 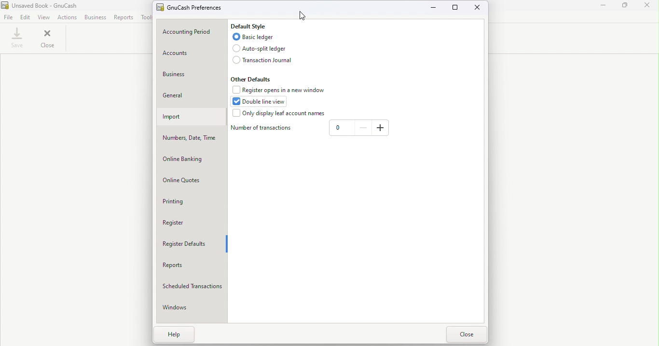 I want to click on Transaction journal, so click(x=262, y=59).